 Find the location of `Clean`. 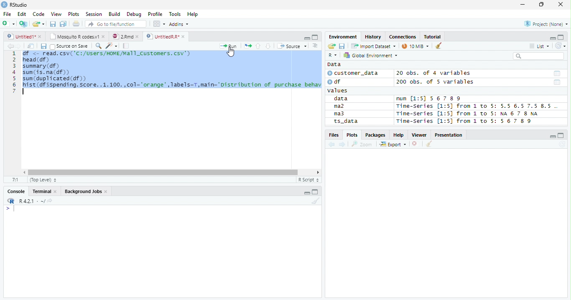

Clean is located at coordinates (429, 144).